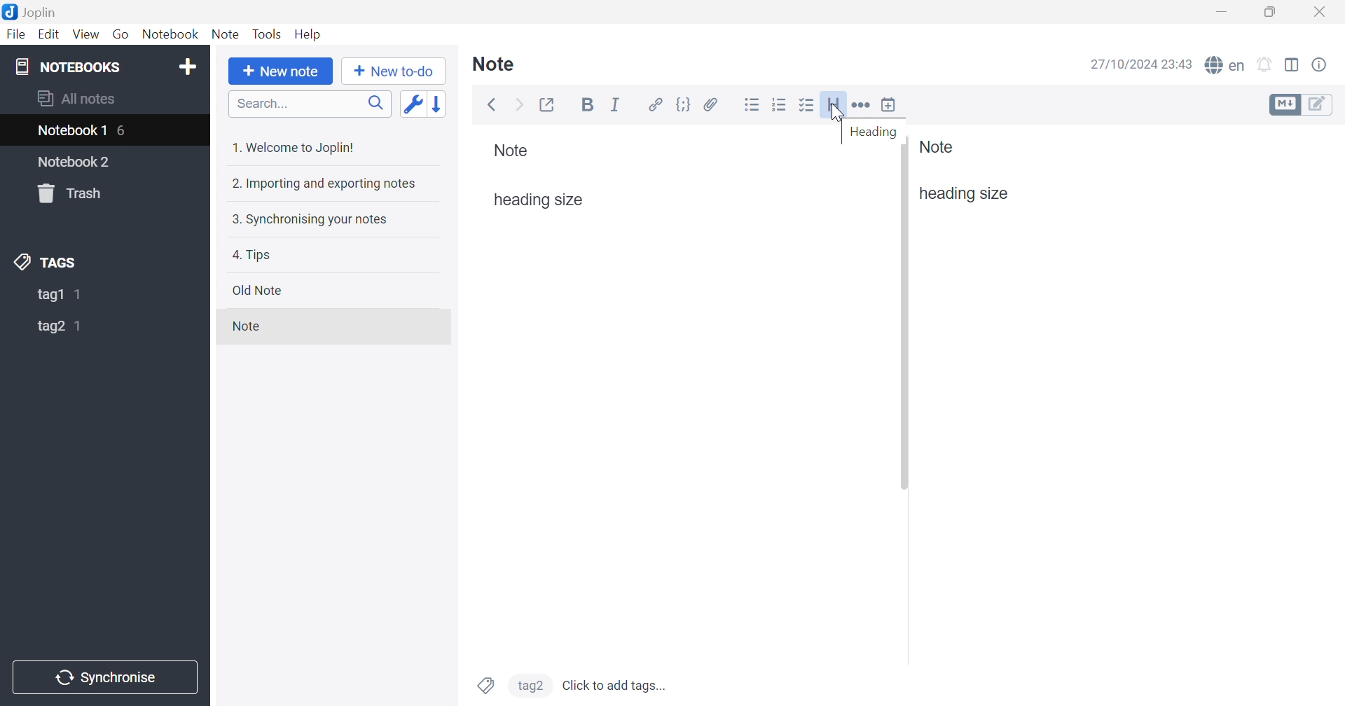 This screenshot has height=706, width=1345. I want to click on Toggle external editing, so click(548, 106).